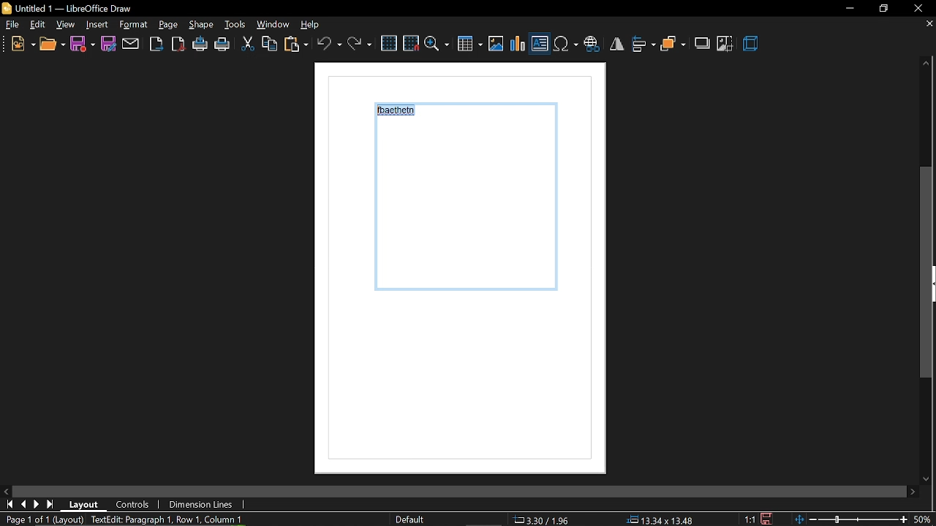 Image resolution: width=936 pixels, height=526 pixels. Describe the element at coordinates (388, 44) in the screenshot. I see `grid` at that location.